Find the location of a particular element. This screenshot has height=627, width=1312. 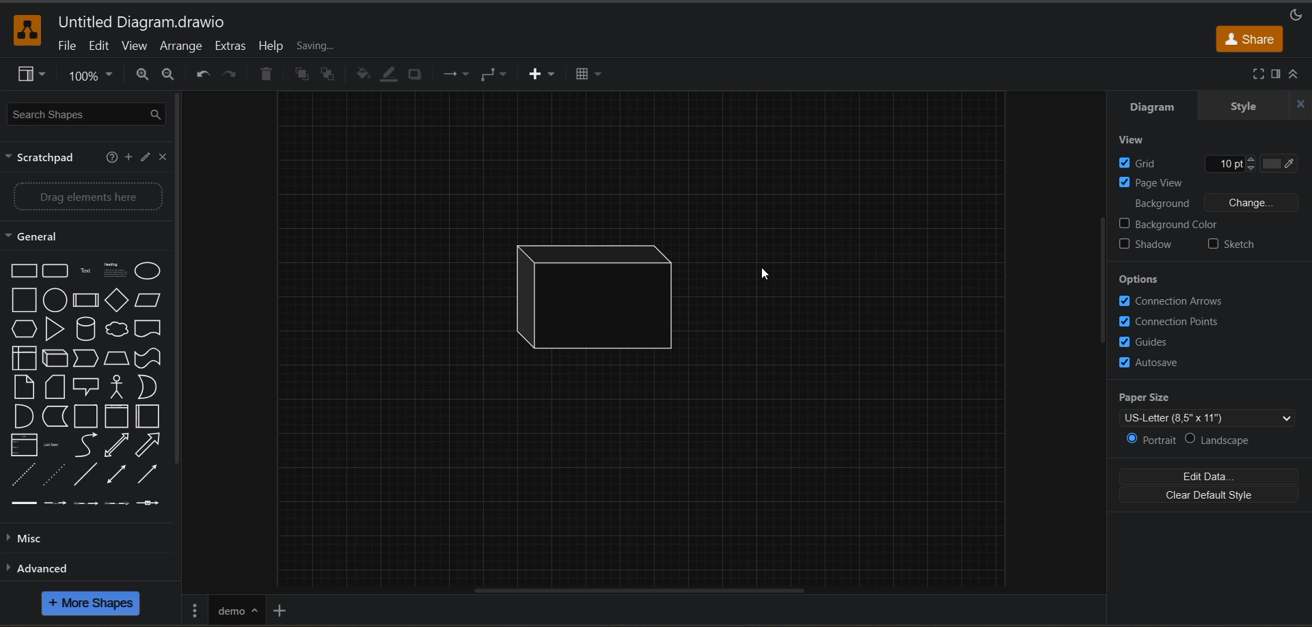

style is located at coordinates (1242, 107).